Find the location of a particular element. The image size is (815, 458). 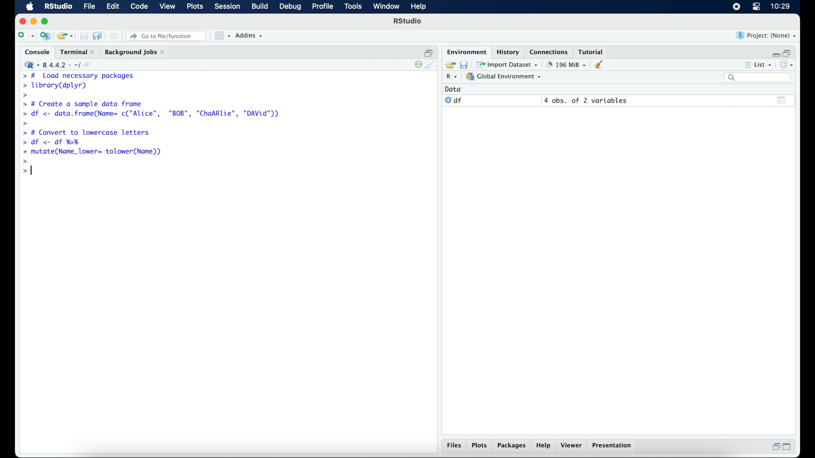

save all documents  is located at coordinates (98, 35).